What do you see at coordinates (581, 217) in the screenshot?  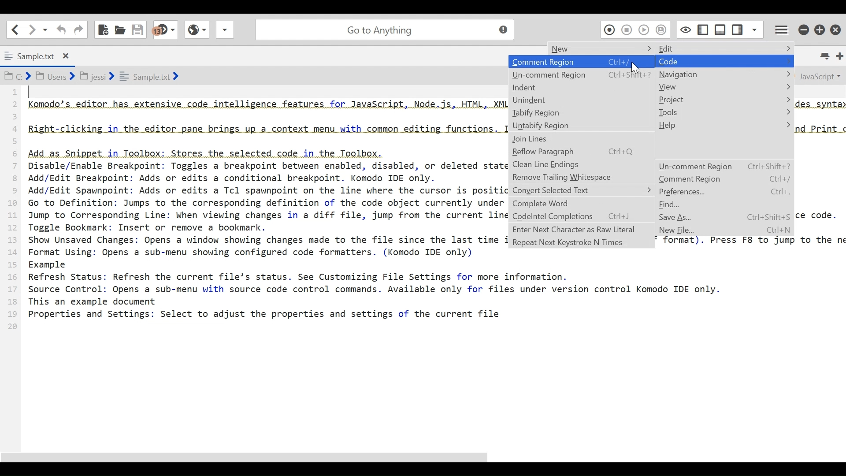 I see `CodeIntel Completions` at bounding box center [581, 217].